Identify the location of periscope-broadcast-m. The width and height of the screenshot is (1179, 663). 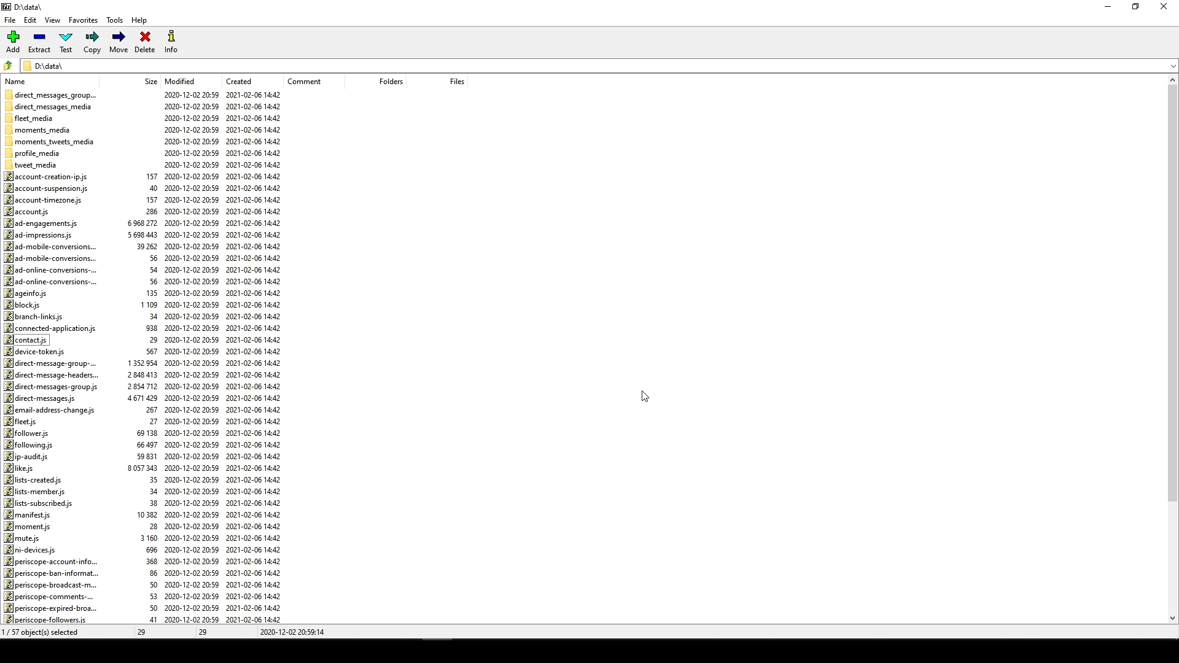
(49, 585).